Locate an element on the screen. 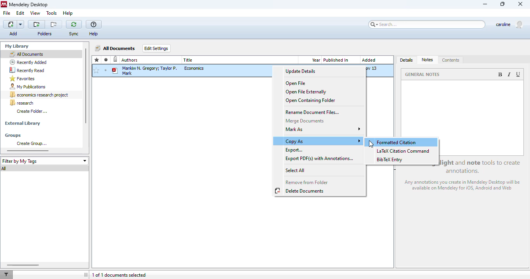 The height and width of the screenshot is (279, 530). delete documents is located at coordinates (300, 191).